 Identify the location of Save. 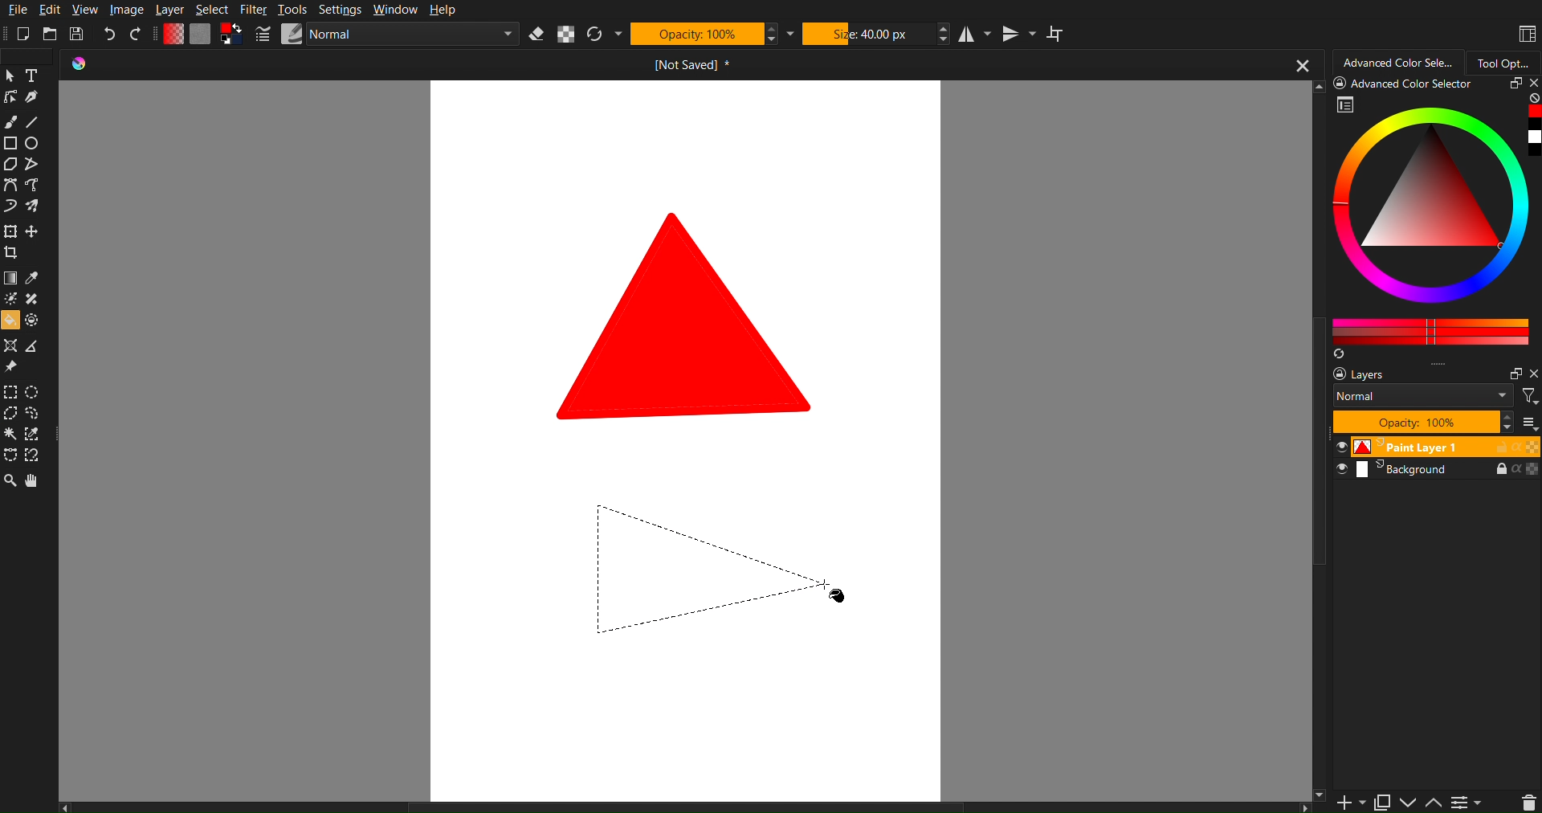
(79, 35).